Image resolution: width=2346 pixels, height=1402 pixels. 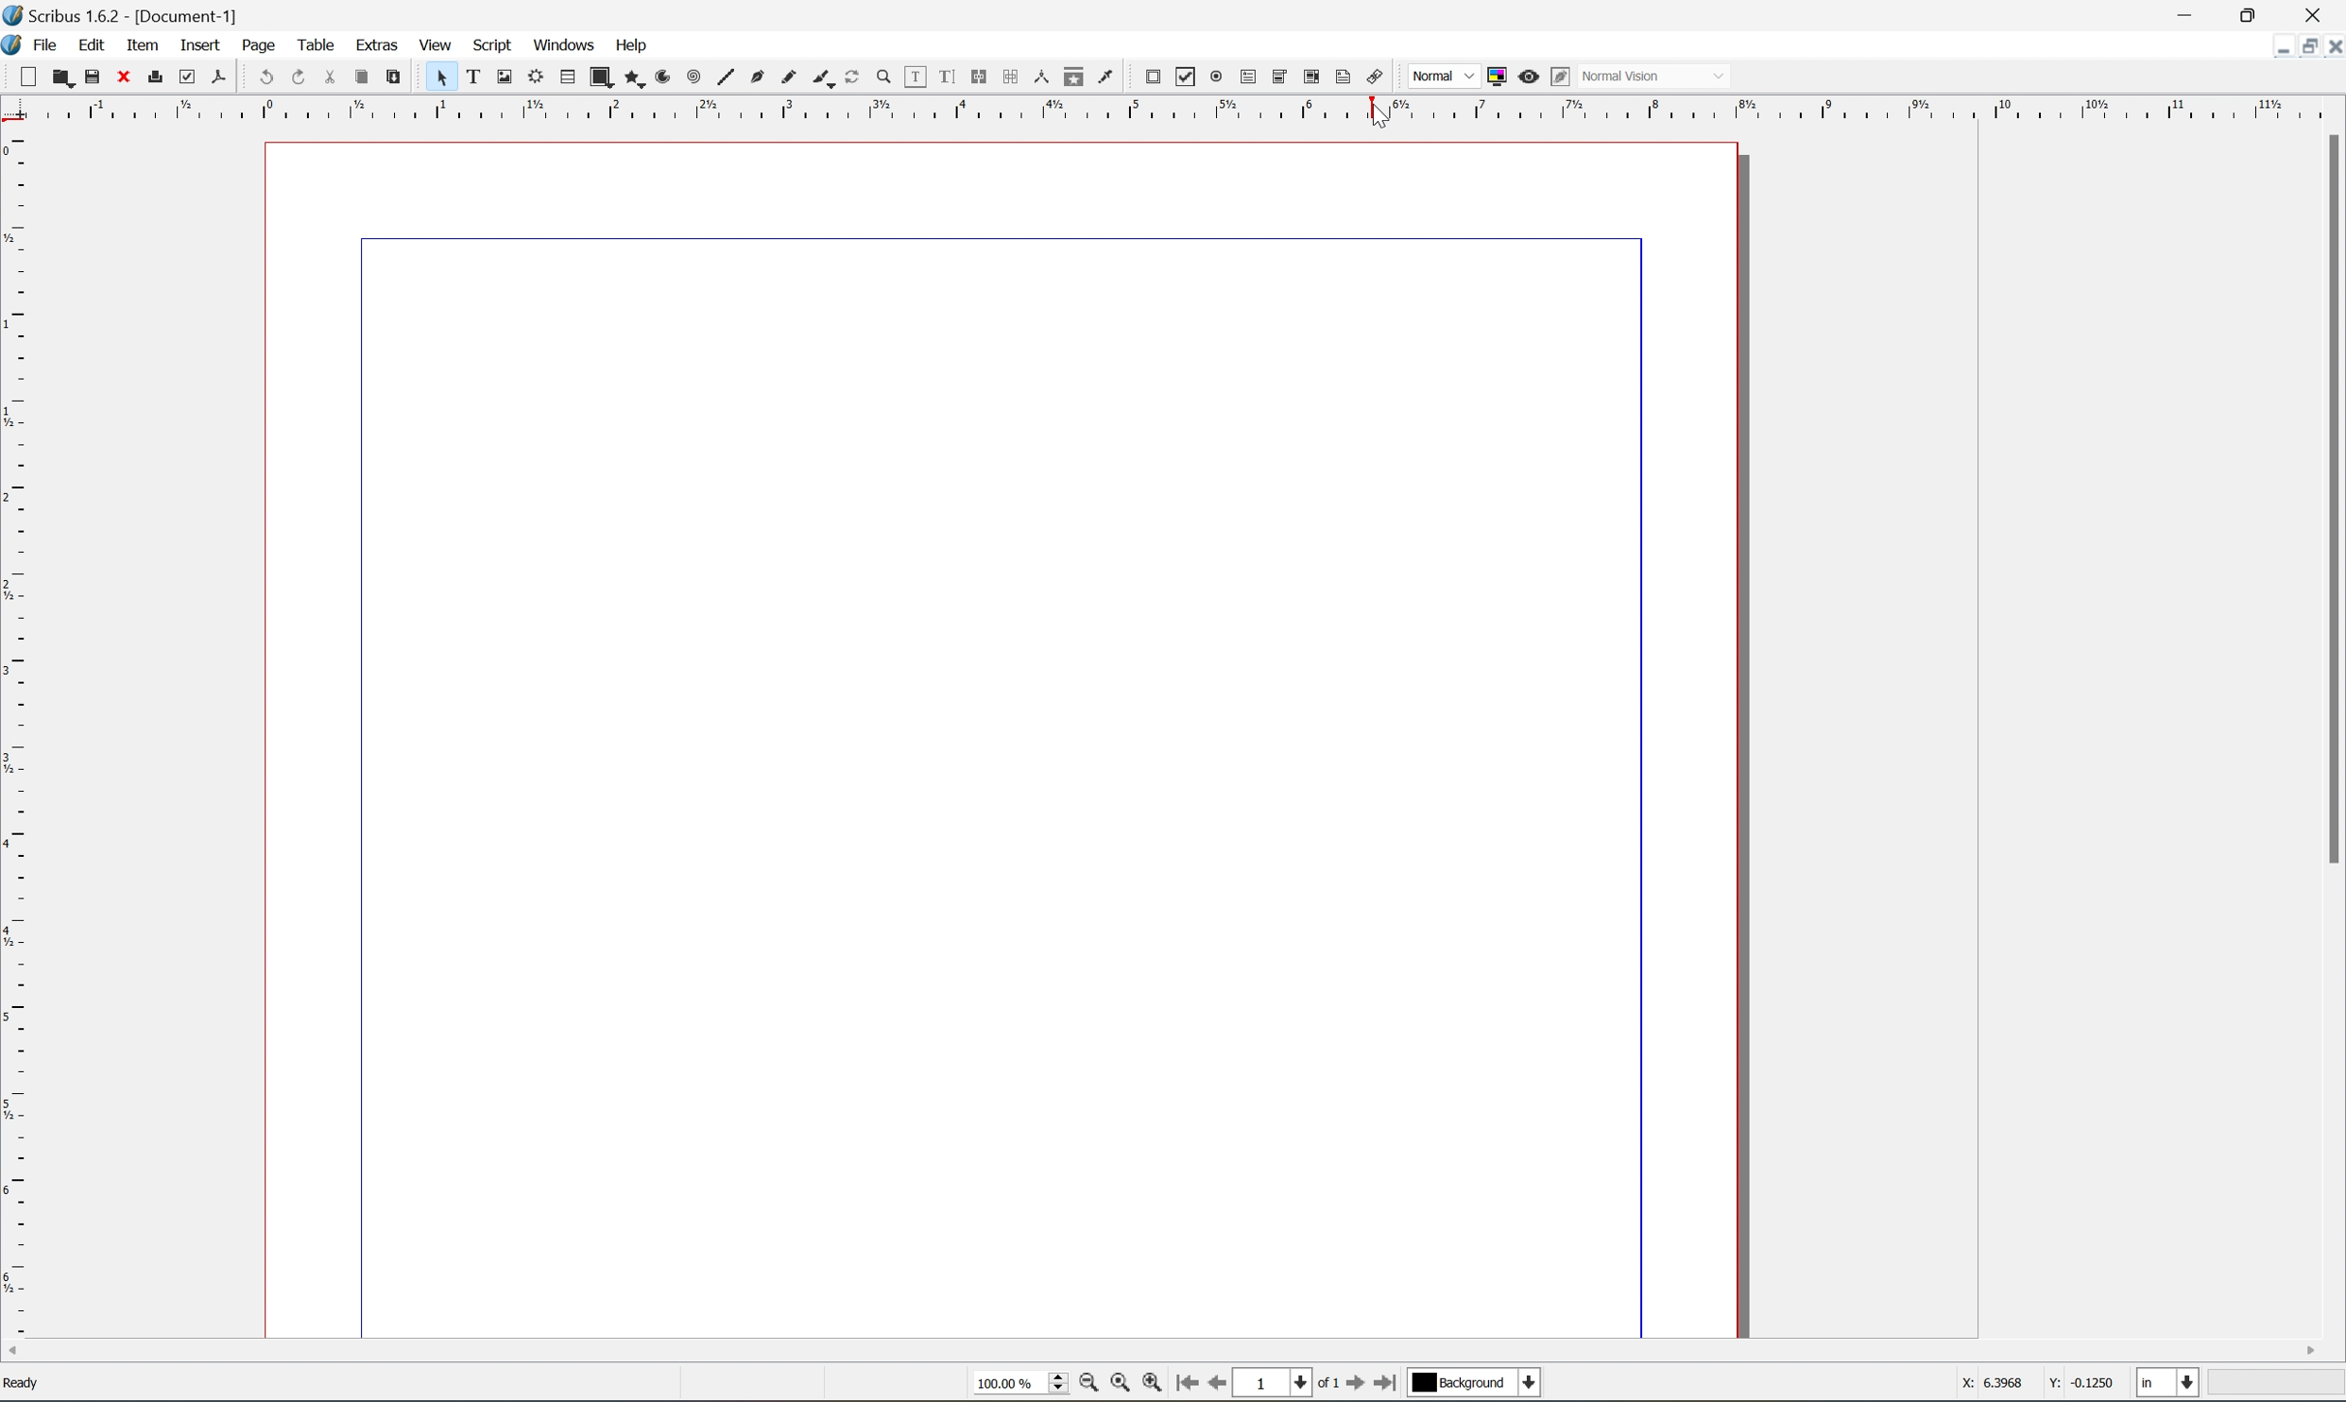 What do you see at coordinates (824, 77) in the screenshot?
I see `calligraphic line` at bounding box center [824, 77].